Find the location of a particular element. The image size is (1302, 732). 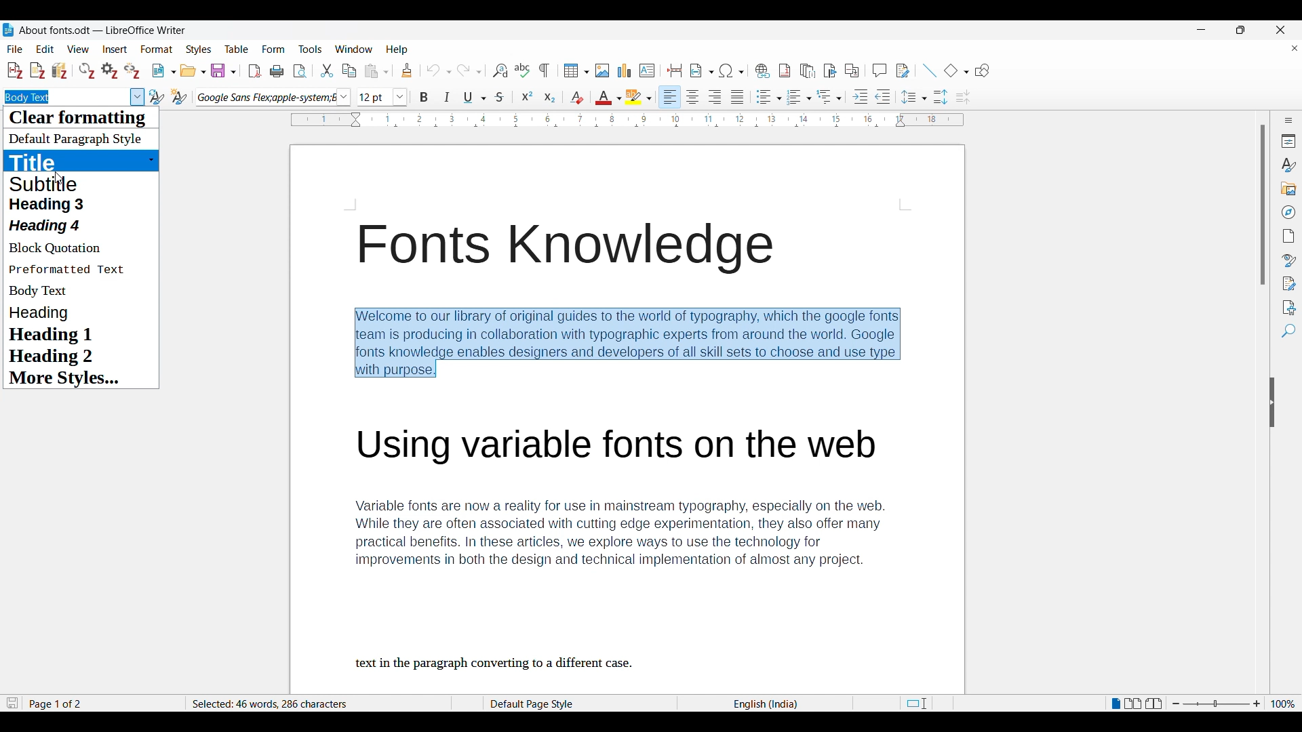

Bold is located at coordinates (424, 97).